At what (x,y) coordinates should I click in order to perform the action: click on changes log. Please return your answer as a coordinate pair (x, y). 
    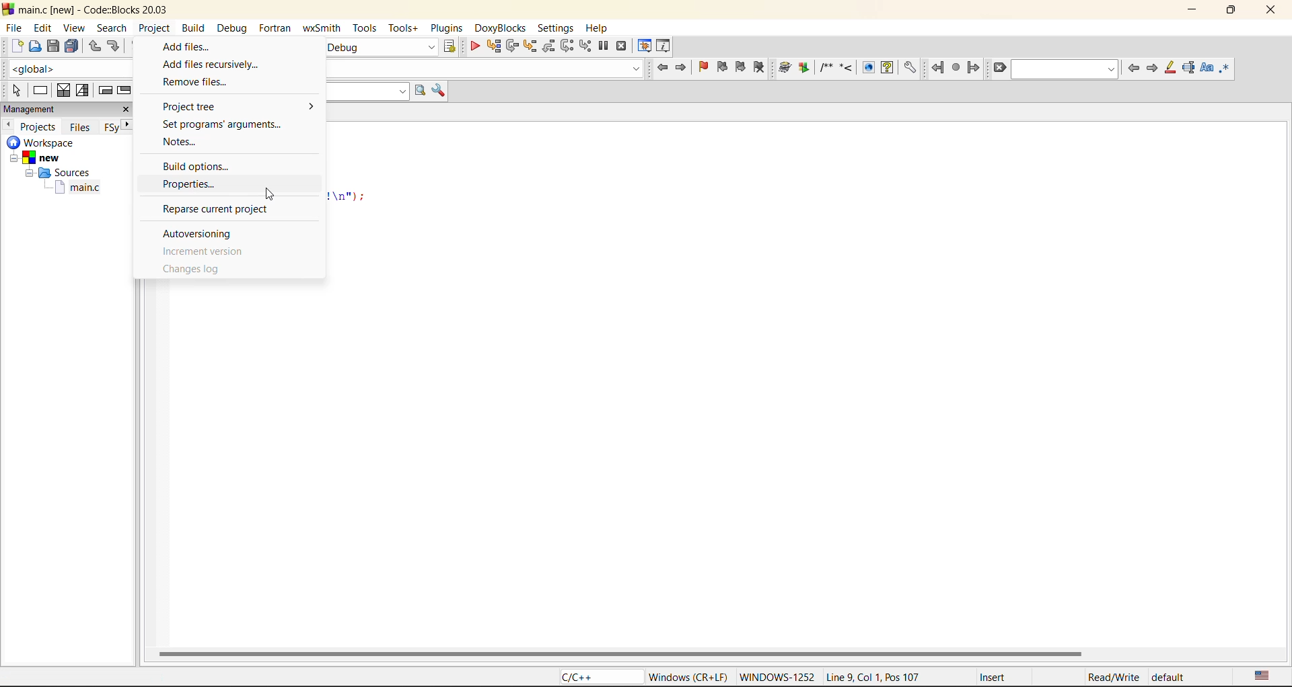
    Looking at the image, I should click on (201, 270).